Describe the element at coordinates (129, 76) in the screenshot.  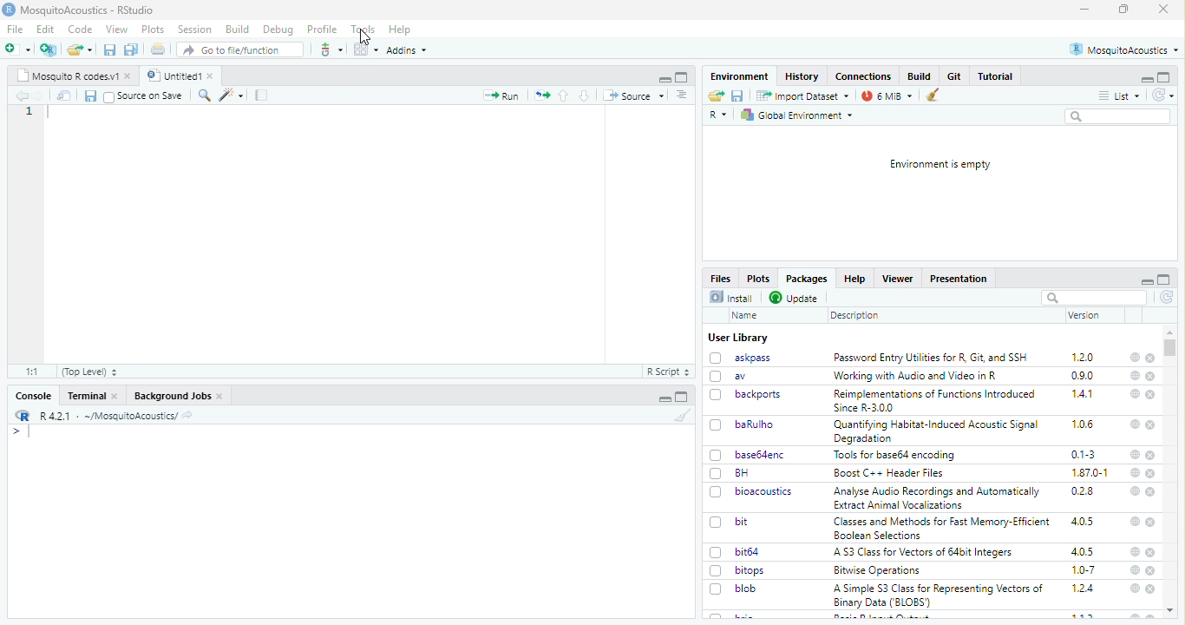
I see `close` at that location.